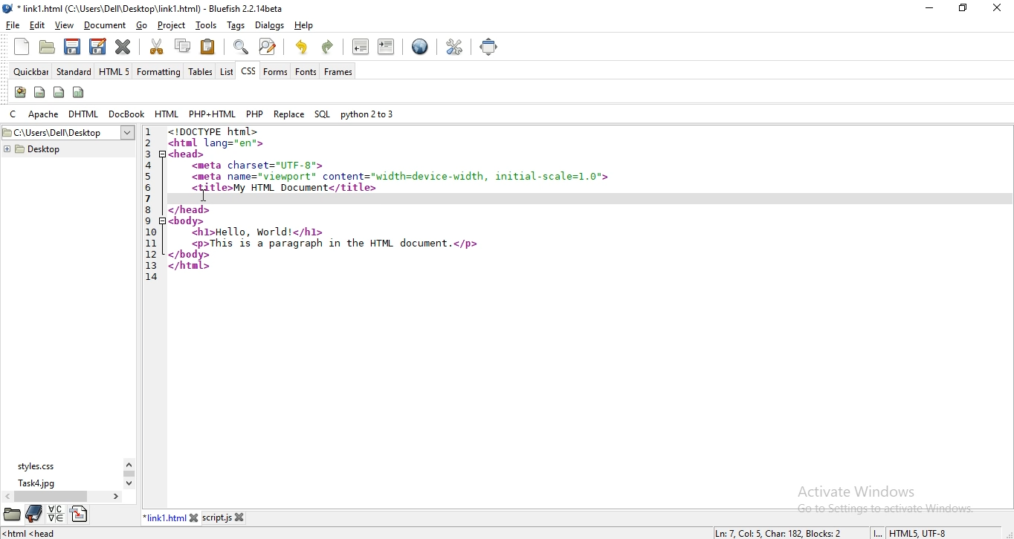 The image size is (1014, 539). What do you see at coordinates (30, 72) in the screenshot?
I see `quickbar` at bounding box center [30, 72].